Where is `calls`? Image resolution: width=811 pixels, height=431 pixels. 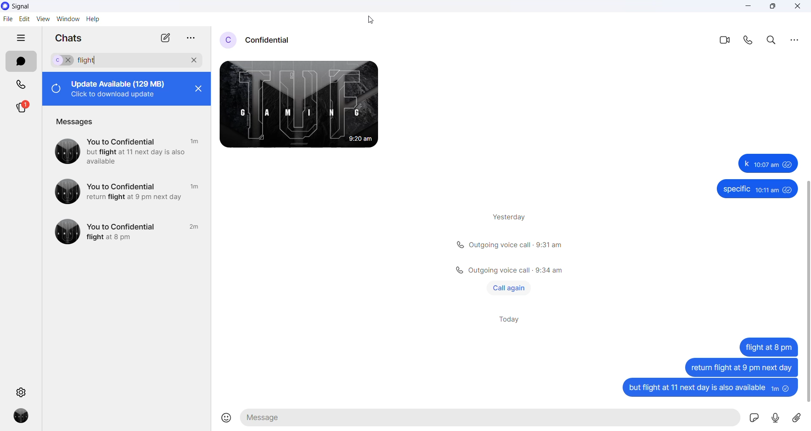 calls is located at coordinates (19, 85).